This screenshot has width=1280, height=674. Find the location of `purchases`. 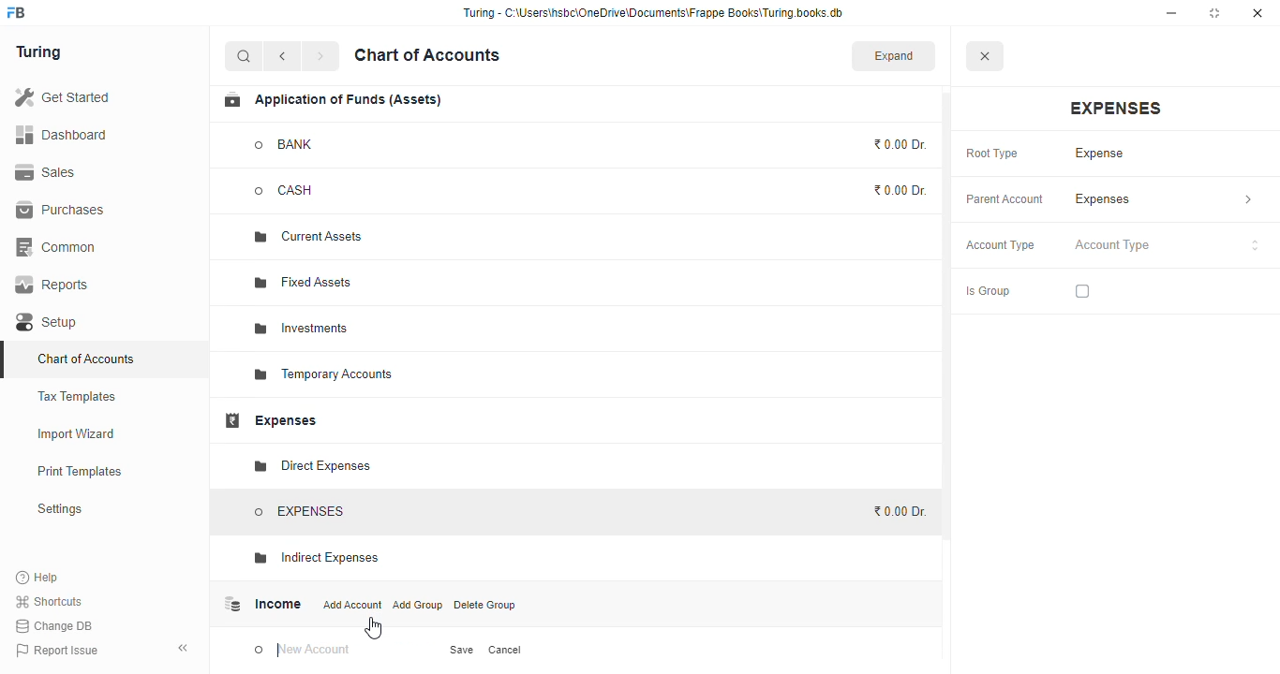

purchases is located at coordinates (63, 211).